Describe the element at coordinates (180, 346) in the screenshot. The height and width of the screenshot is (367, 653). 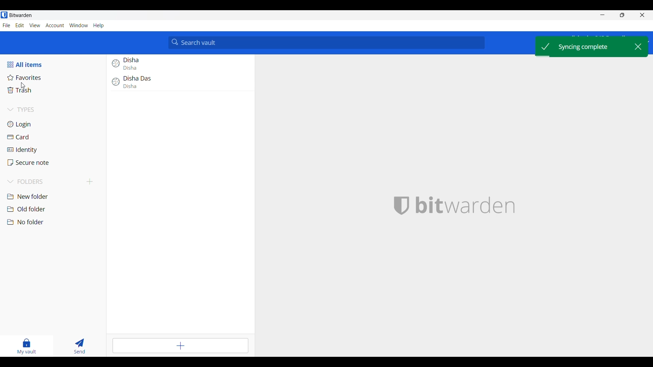
I see `Add item` at that location.